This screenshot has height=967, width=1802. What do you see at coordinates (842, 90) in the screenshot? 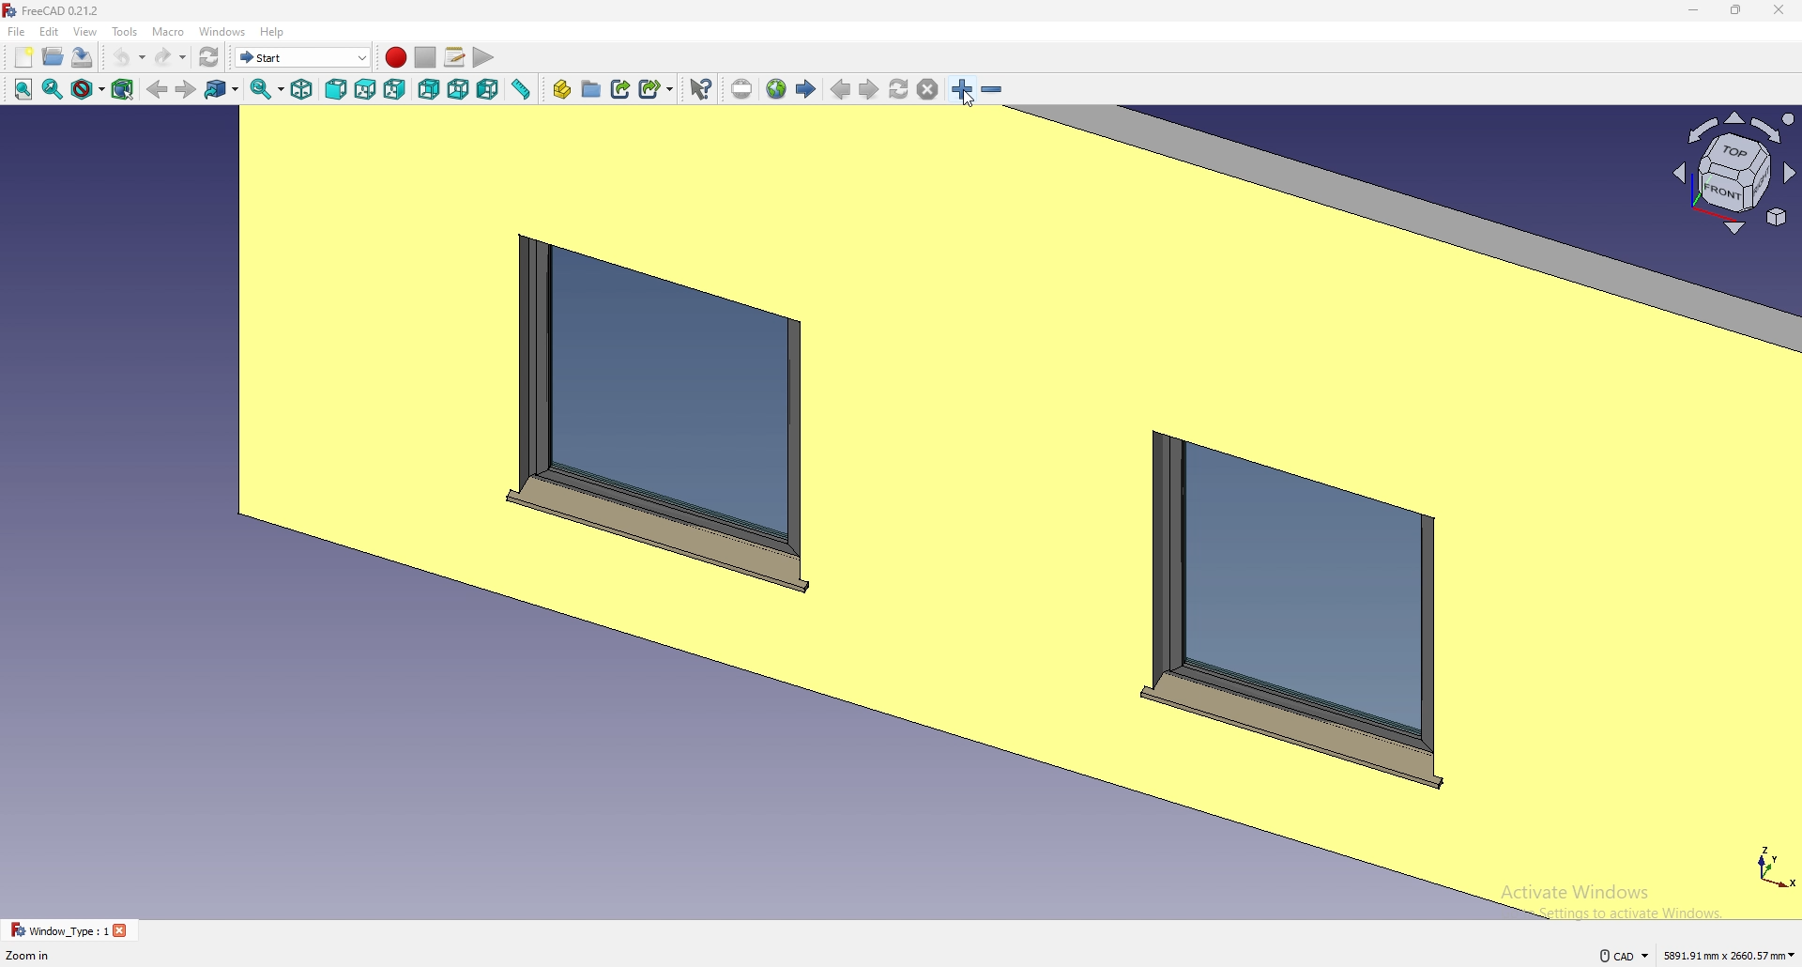
I see `previous page` at bounding box center [842, 90].